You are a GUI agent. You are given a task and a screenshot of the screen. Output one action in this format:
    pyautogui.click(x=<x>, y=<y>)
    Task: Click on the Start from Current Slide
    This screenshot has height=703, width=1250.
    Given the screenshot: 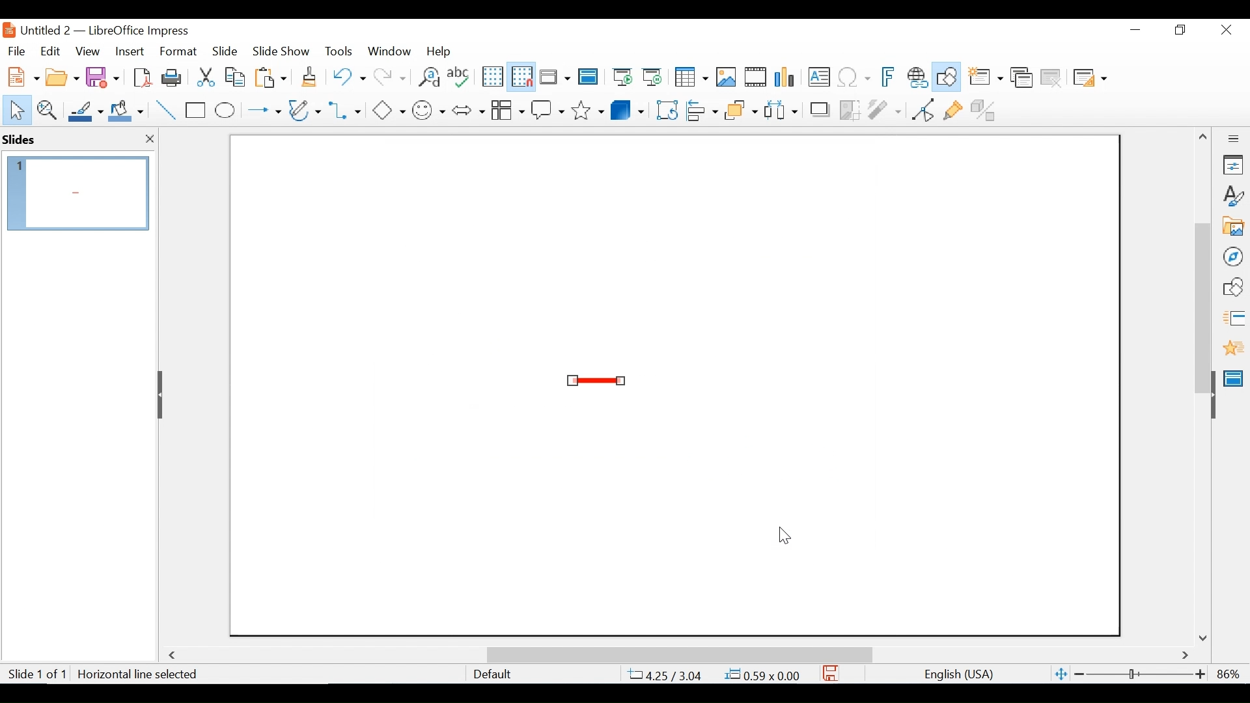 What is the action you would take?
    pyautogui.click(x=652, y=78)
    